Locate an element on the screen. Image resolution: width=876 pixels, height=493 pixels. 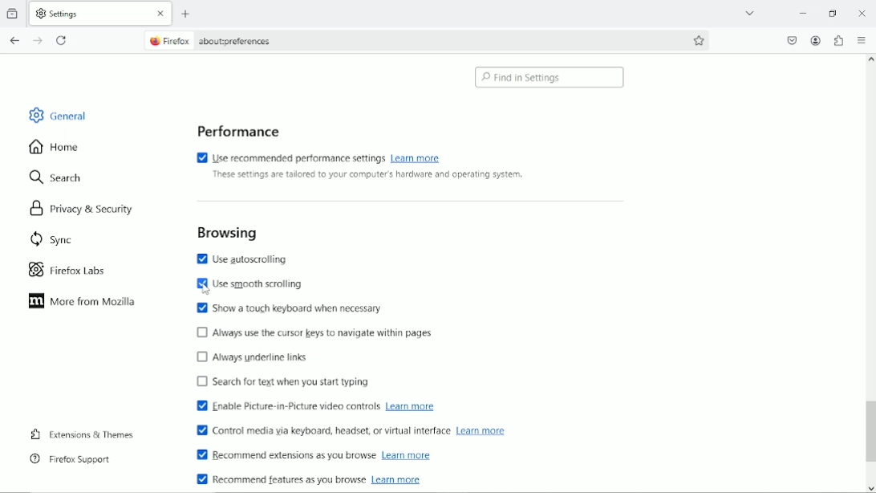
Go forward is located at coordinates (37, 40).